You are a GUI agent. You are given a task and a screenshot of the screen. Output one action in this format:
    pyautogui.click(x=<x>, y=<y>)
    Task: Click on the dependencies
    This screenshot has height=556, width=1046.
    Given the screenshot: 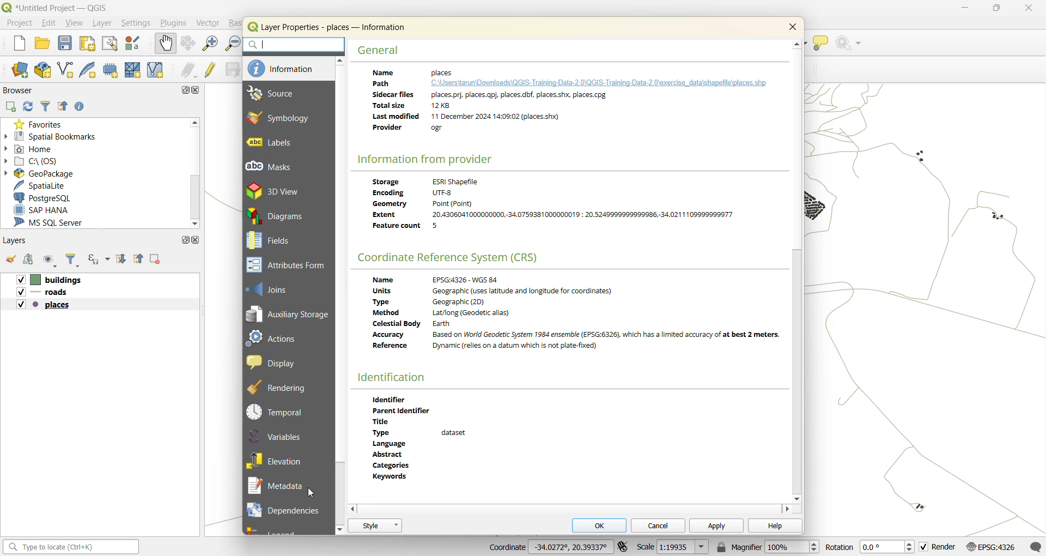 What is the action you would take?
    pyautogui.click(x=283, y=510)
    